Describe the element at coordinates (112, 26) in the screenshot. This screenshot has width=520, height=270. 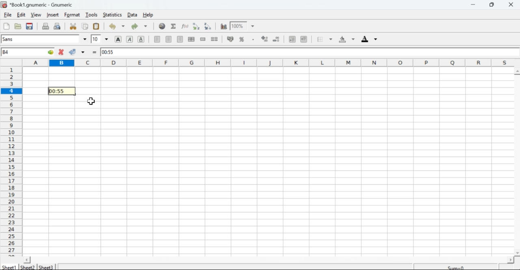
I see `Undo` at that location.